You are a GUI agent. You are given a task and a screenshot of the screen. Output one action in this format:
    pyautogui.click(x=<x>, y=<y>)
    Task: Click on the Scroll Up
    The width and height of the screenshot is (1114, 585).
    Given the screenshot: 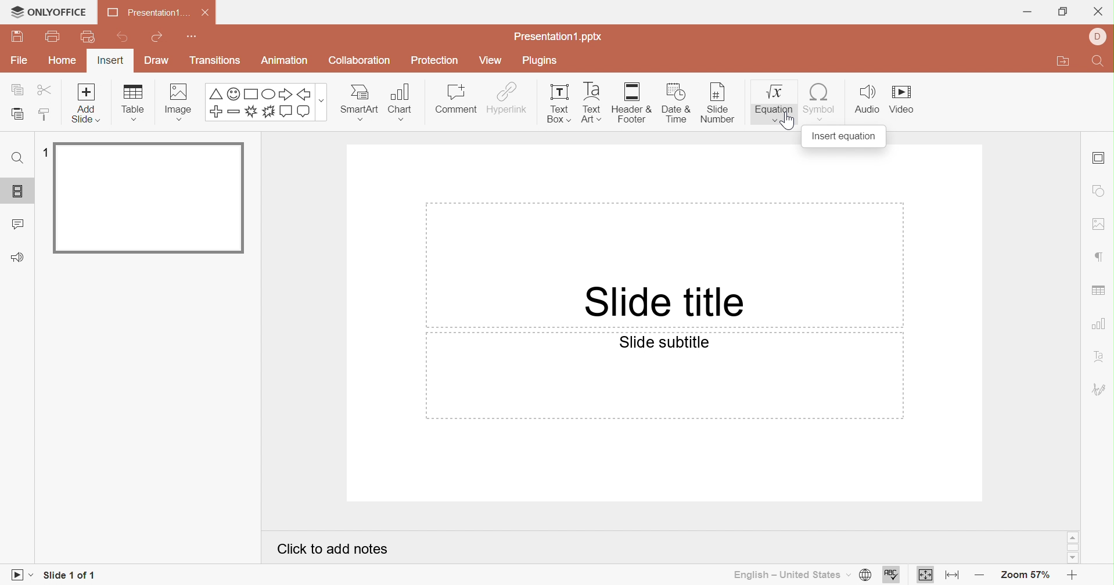 What is the action you would take?
    pyautogui.click(x=1071, y=537)
    